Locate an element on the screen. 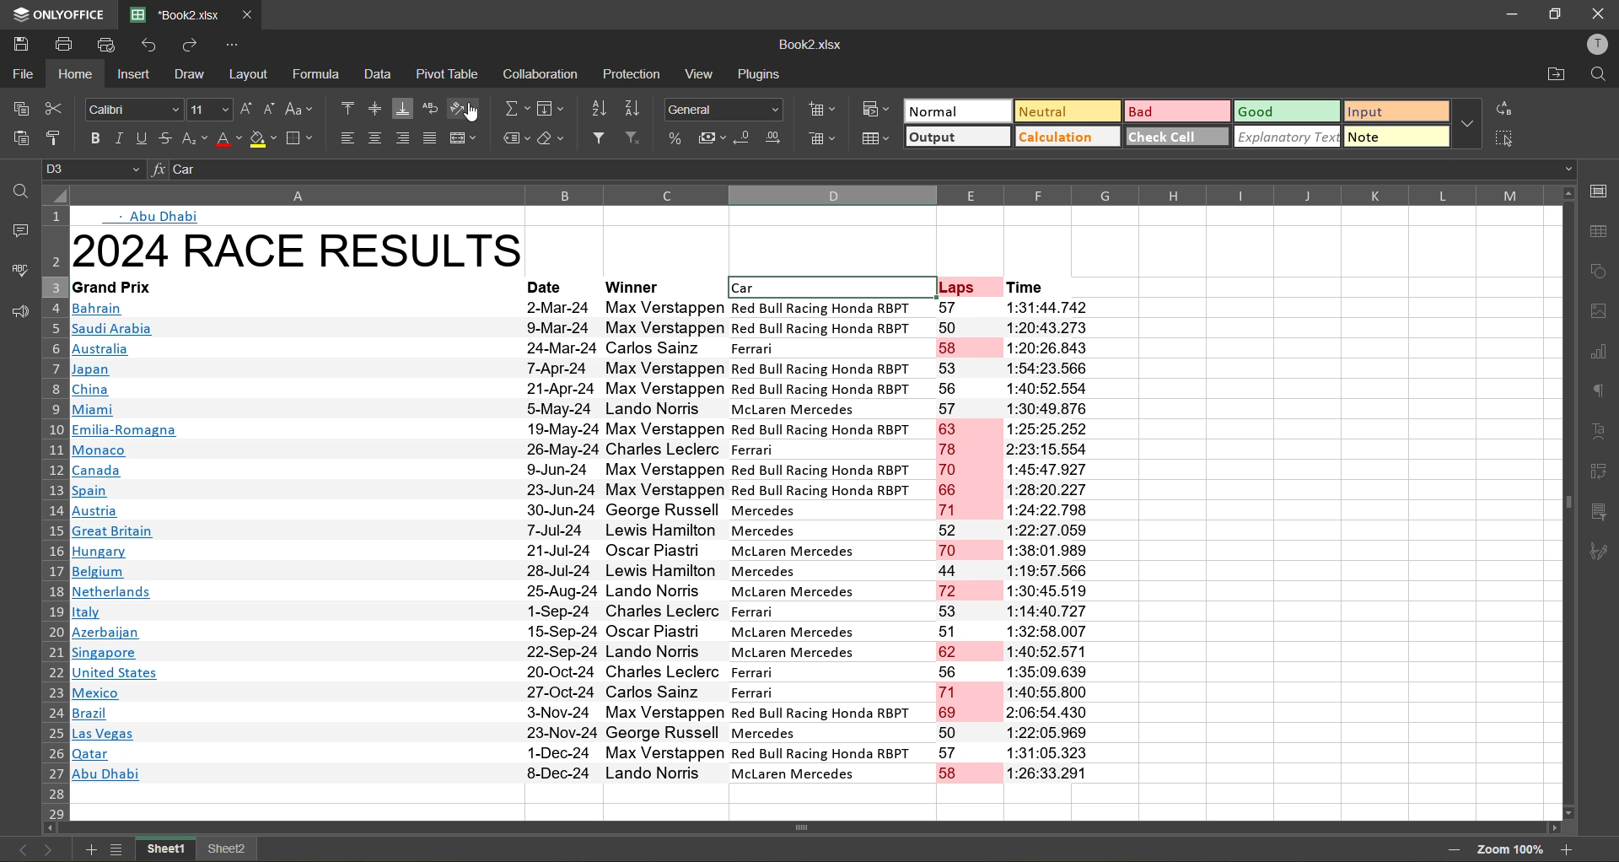  Data is located at coordinates (804, 531).